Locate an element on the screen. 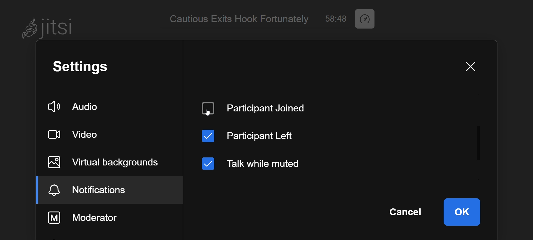  notification is located at coordinates (98, 191).